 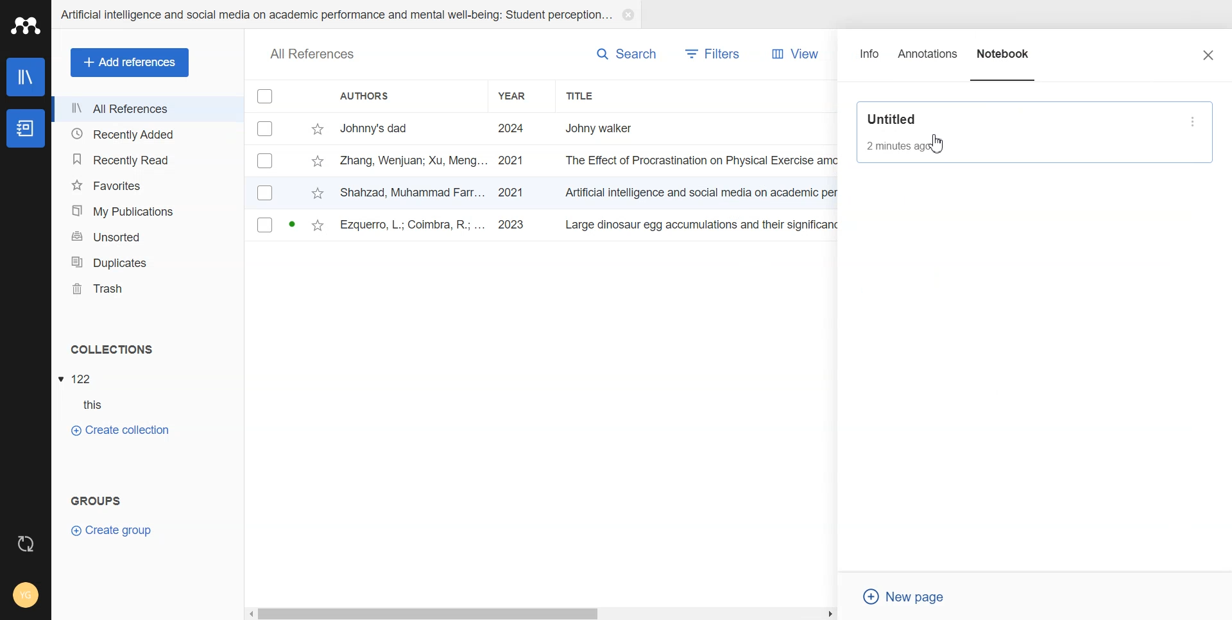 What do you see at coordinates (1195, 121) in the screenshot?
I see `More` at bounding box center [1195, 121].